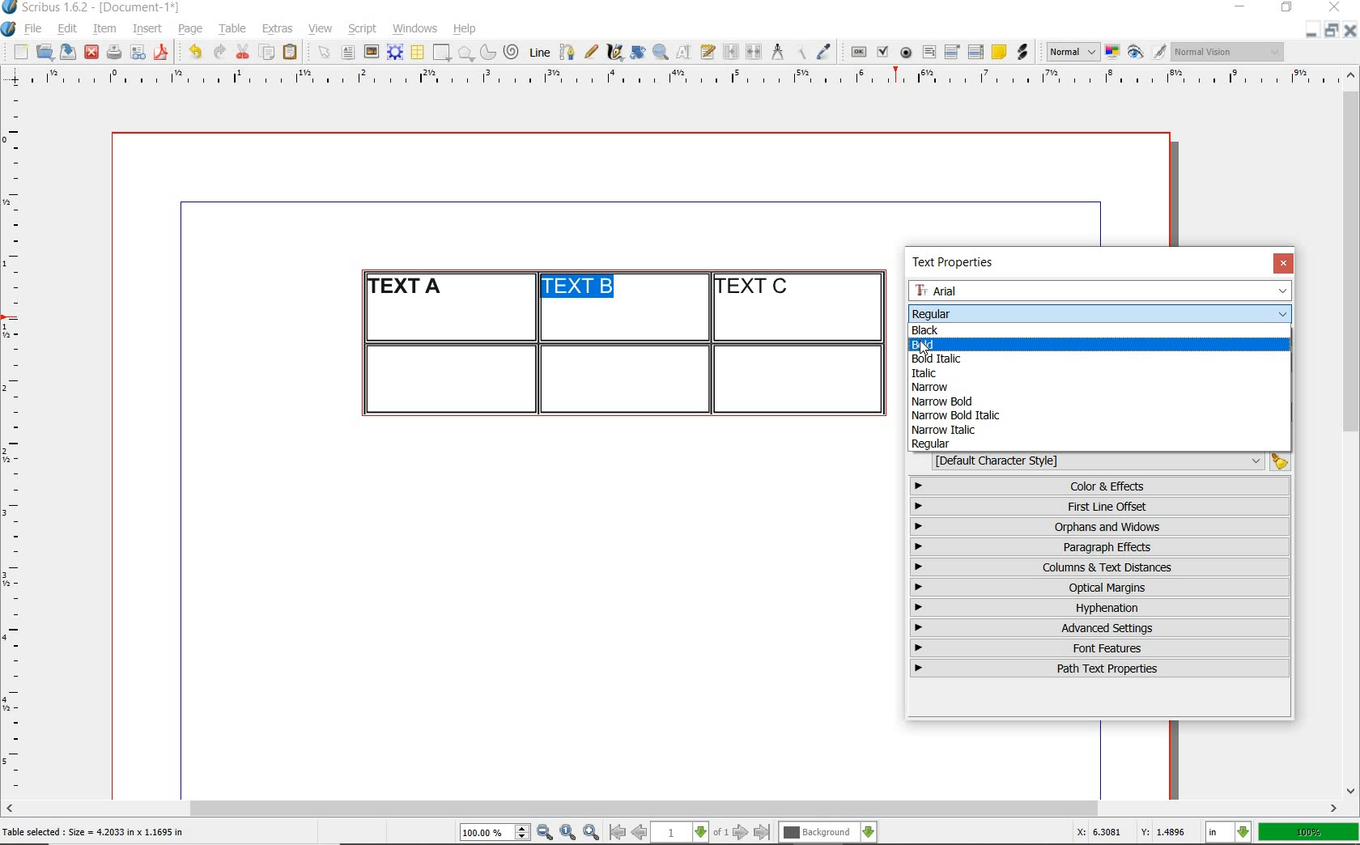 The image size is (1360, 845). What do you see at coordinates (672, 810) in the screenshot?
I see `scrollbar` at bounding box center [672, 810].